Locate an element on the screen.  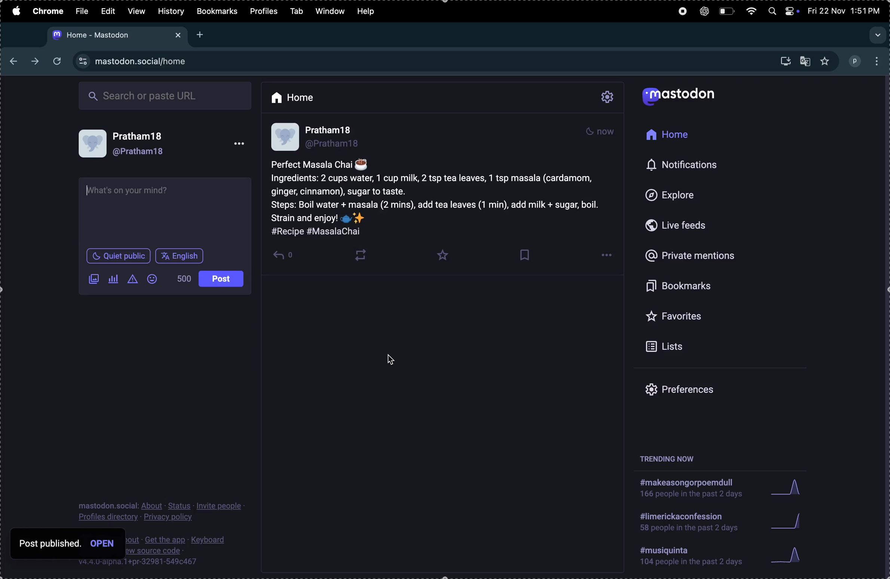
downloads is located at coordinates (782, 60).